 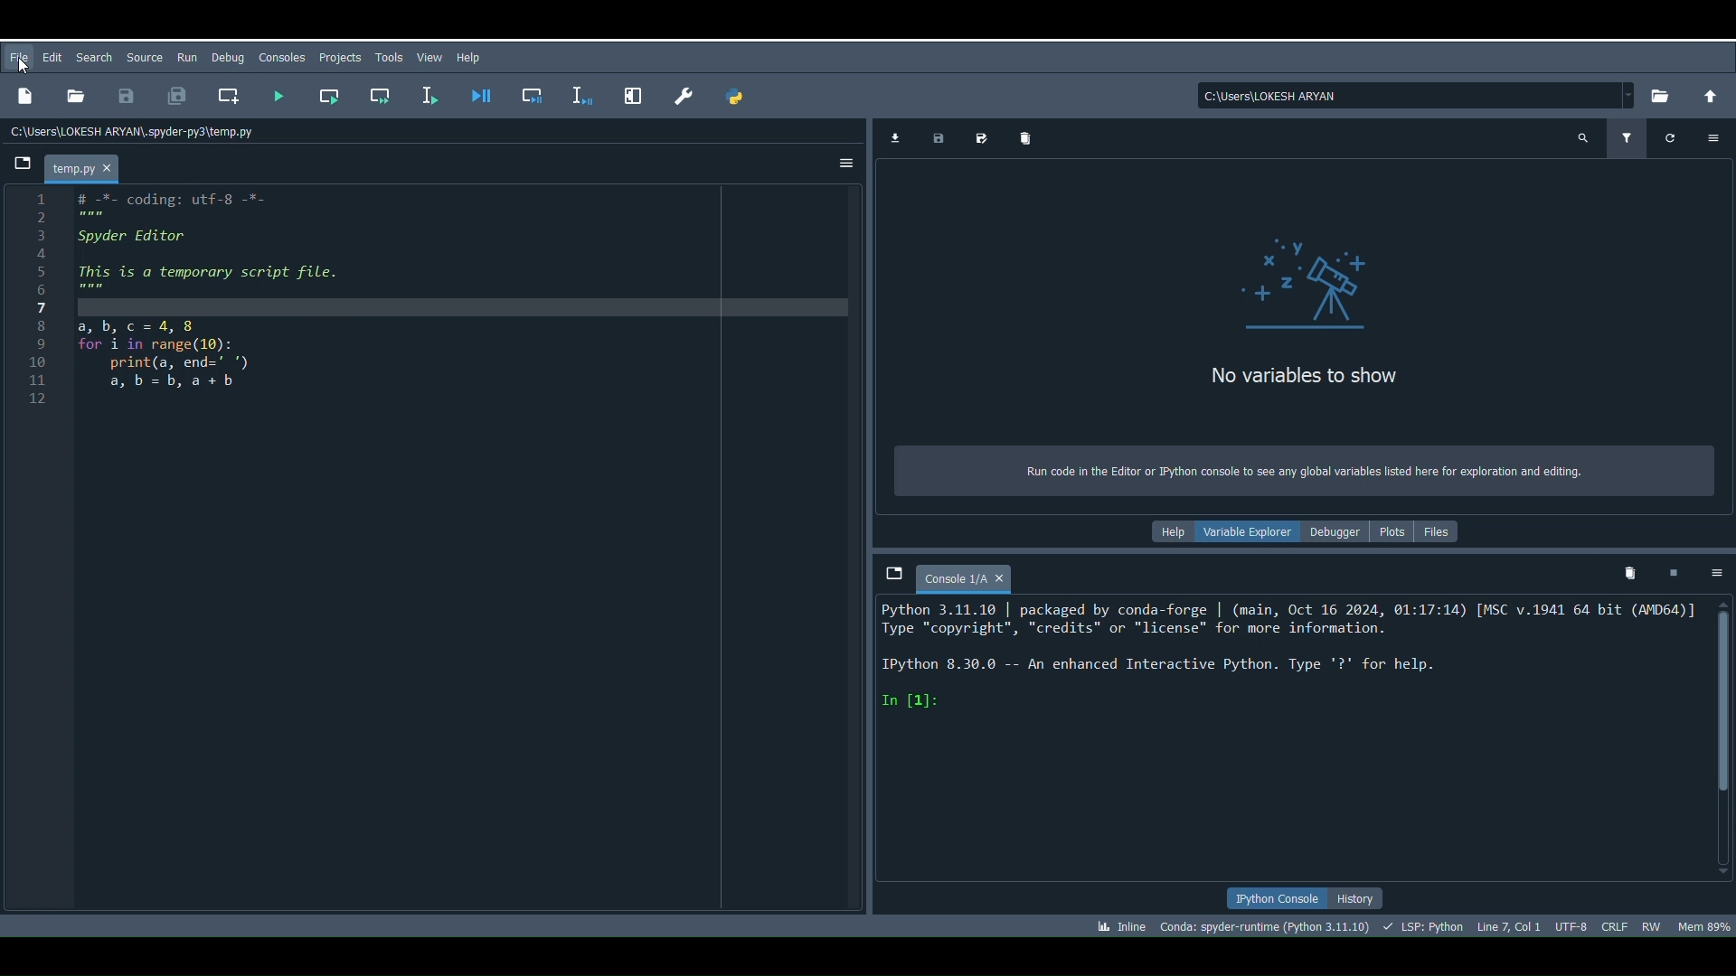 What do you see at coordinates (1622, 574) in the screenshot?
I see `Remove all variables from namespace` at bounding box center [1622, 574].